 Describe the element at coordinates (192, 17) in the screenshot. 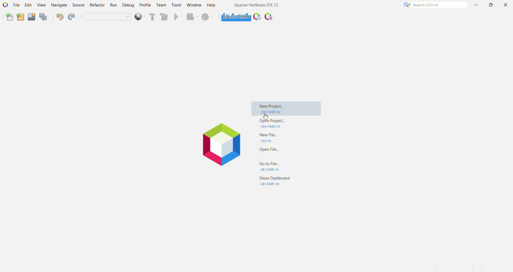

I see `Debug Project` at that location.